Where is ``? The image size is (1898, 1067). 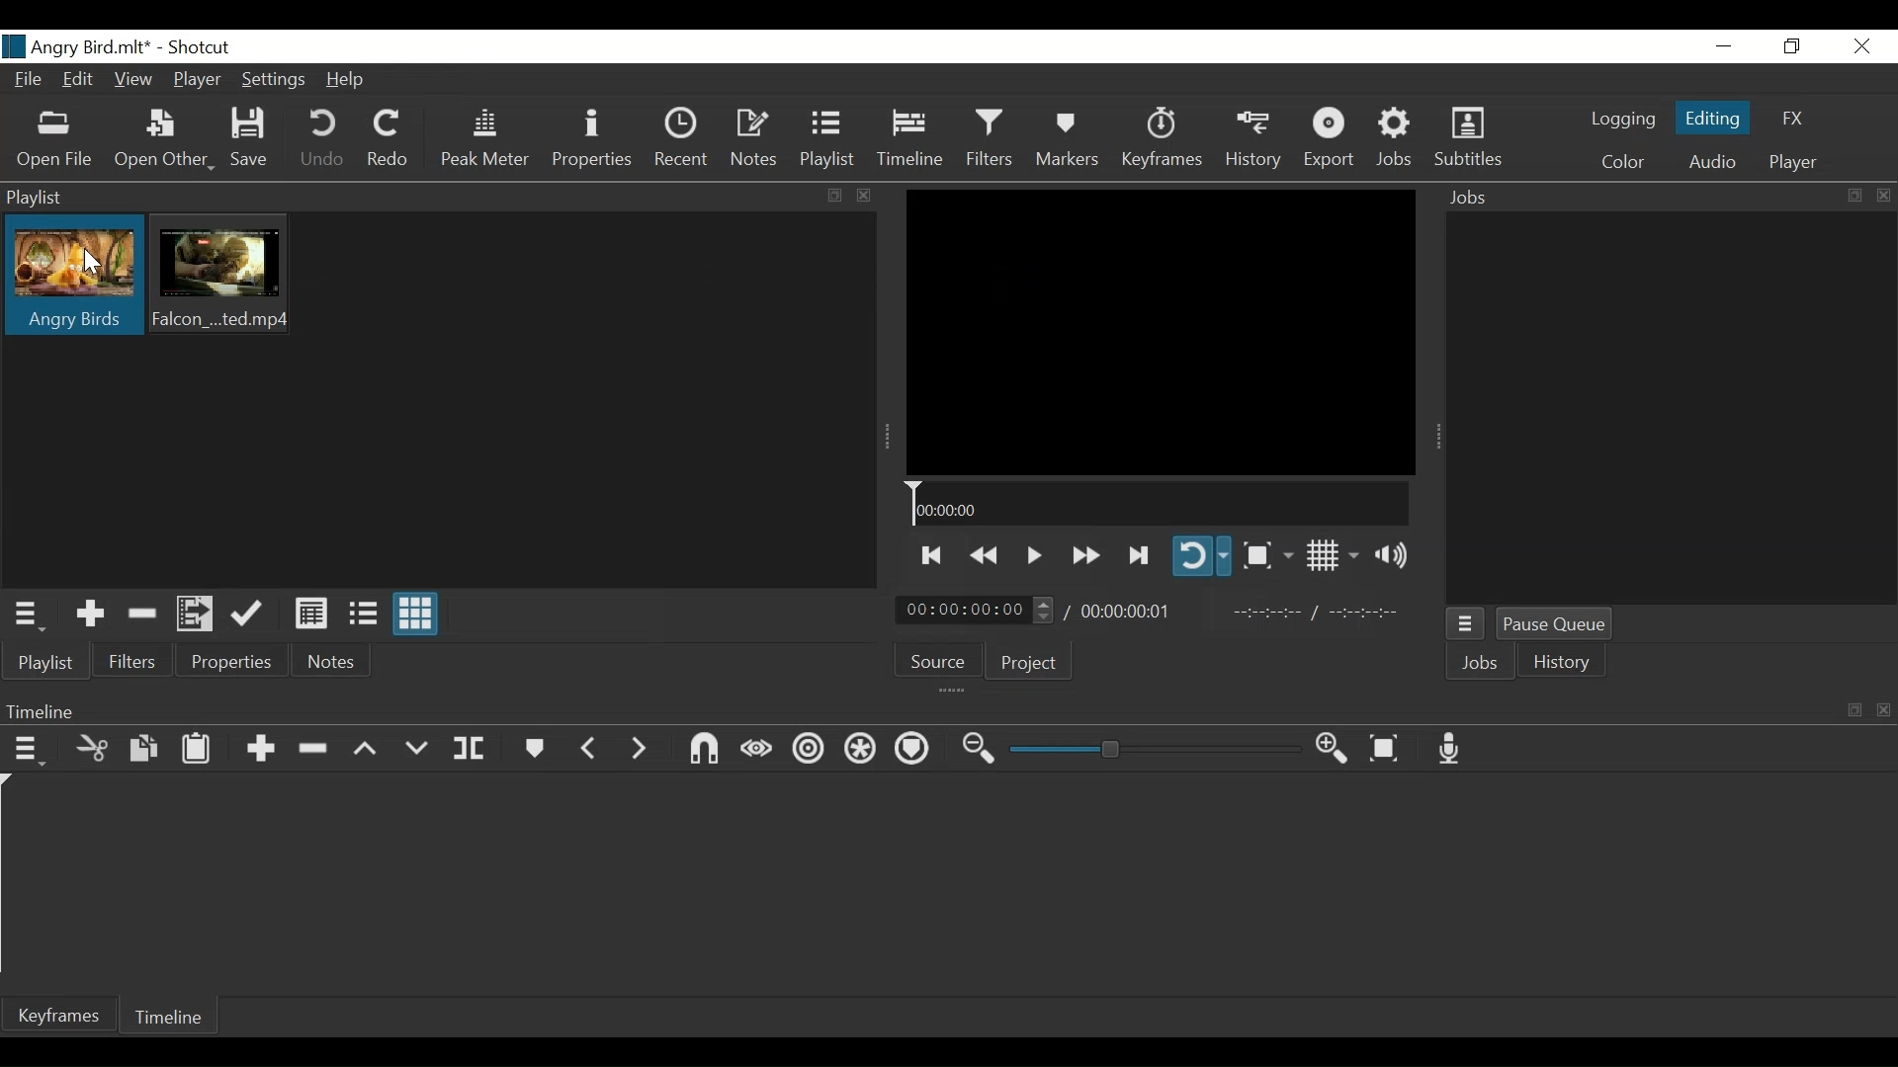
 is located at coordinates (950, 709).